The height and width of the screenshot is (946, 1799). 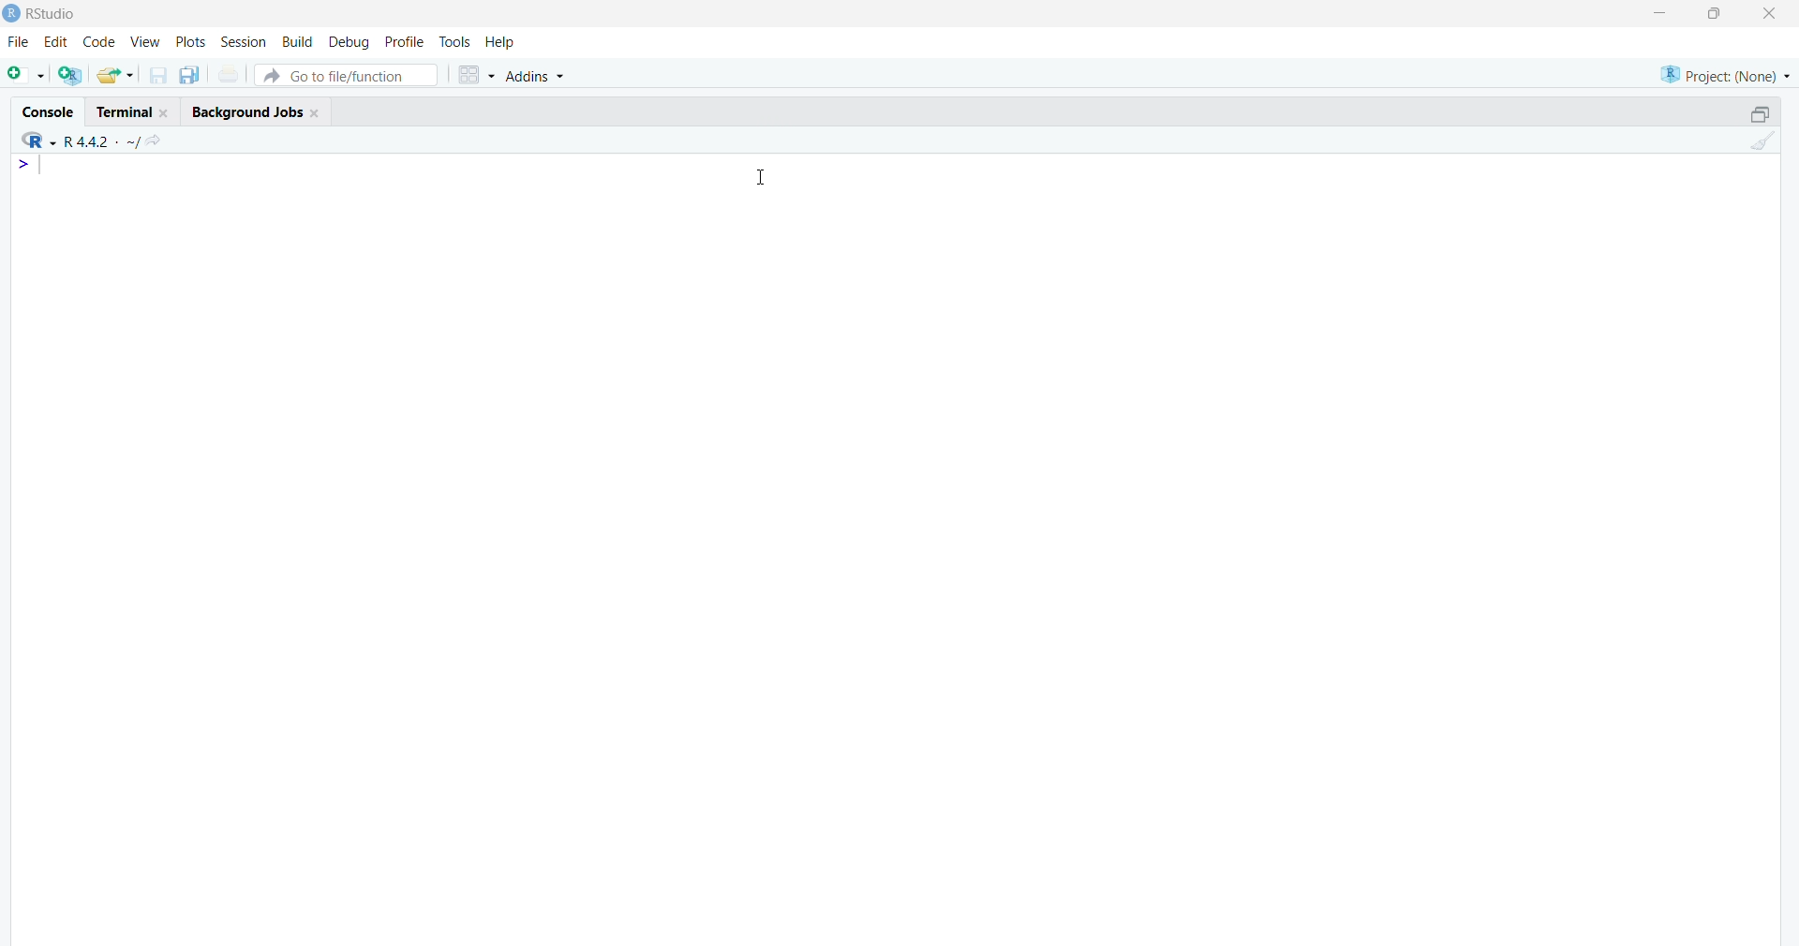 What do you see at coordinates (456, 42) in the screenshot?
I see `tools` at bounding box center [456, 42].